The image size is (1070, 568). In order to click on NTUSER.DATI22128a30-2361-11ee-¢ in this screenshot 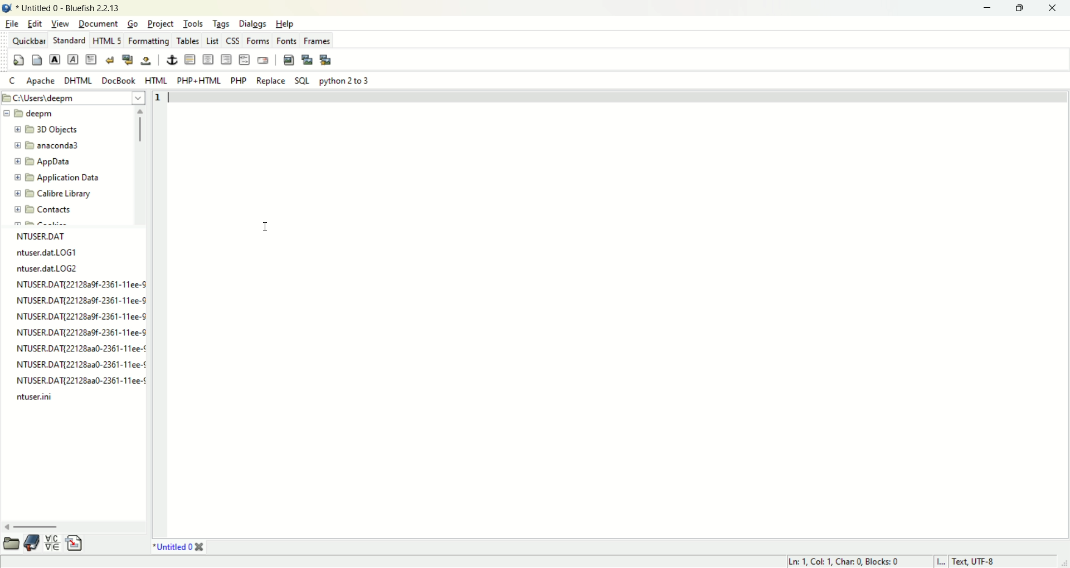, I will do `click(81, 366)`.